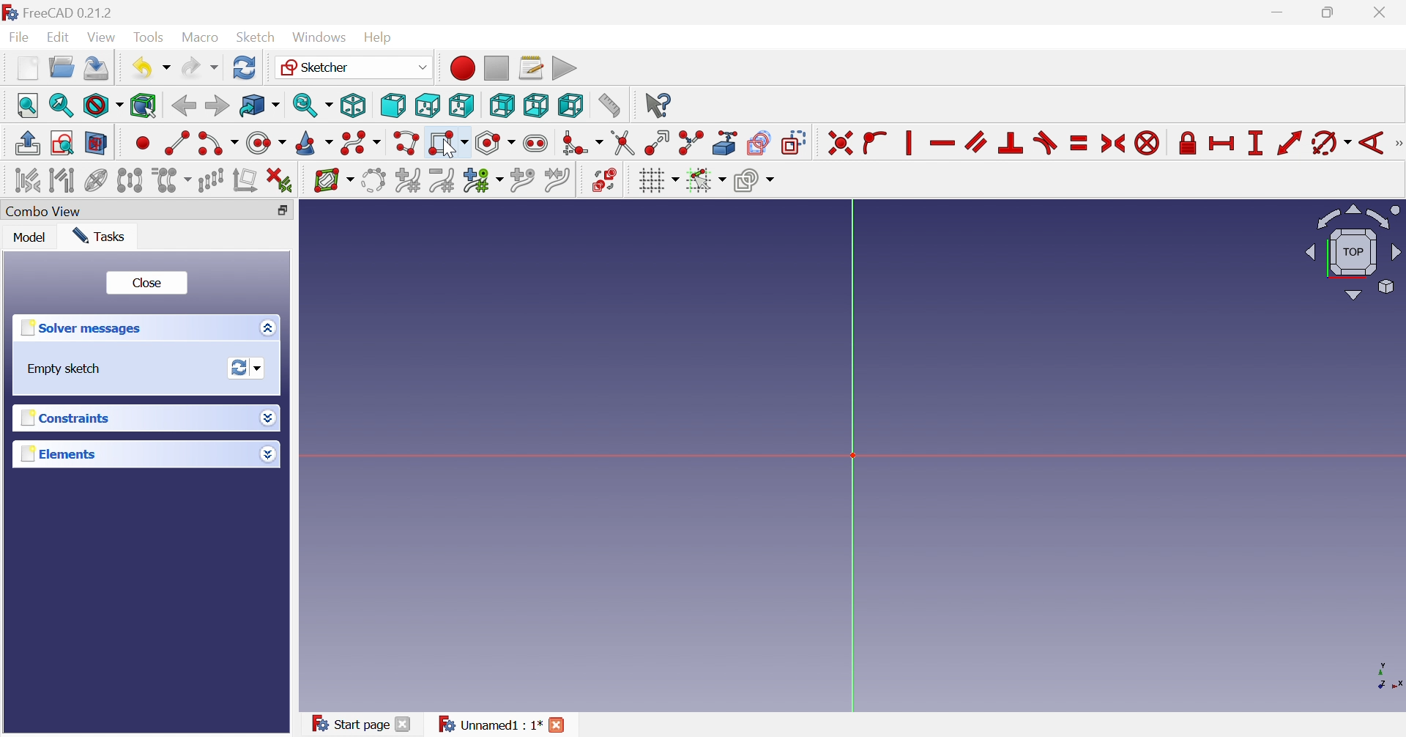 The image size is (1406, 737). Describe the element at coordinates (907, 143) in the screenshot. I see `Constrain vertically` at that location.